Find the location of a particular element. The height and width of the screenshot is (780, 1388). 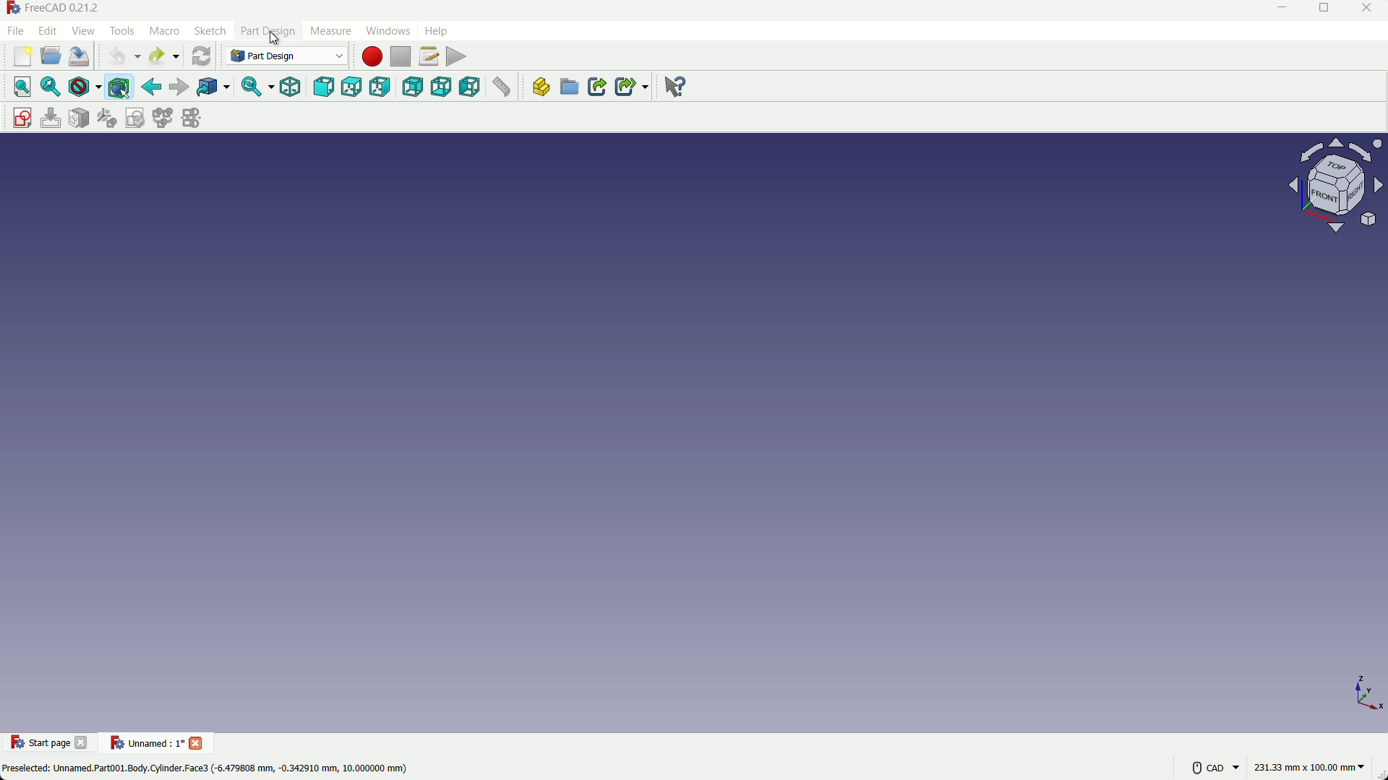

file menu is located at coordinates (16, 31).